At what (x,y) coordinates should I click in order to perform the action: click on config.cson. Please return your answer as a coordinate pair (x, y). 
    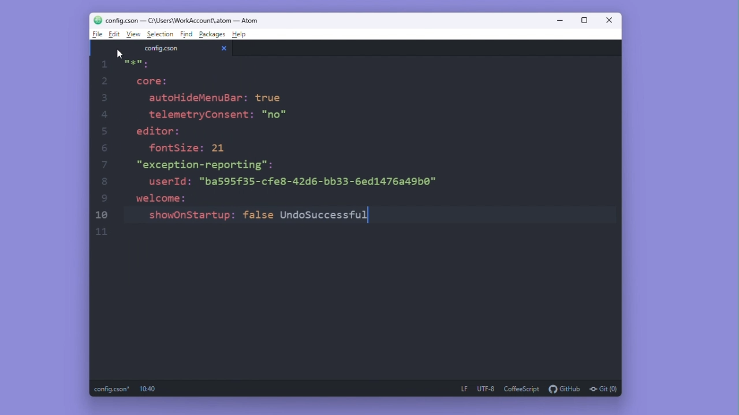
    Looking at the image, I should click on (113, 389).